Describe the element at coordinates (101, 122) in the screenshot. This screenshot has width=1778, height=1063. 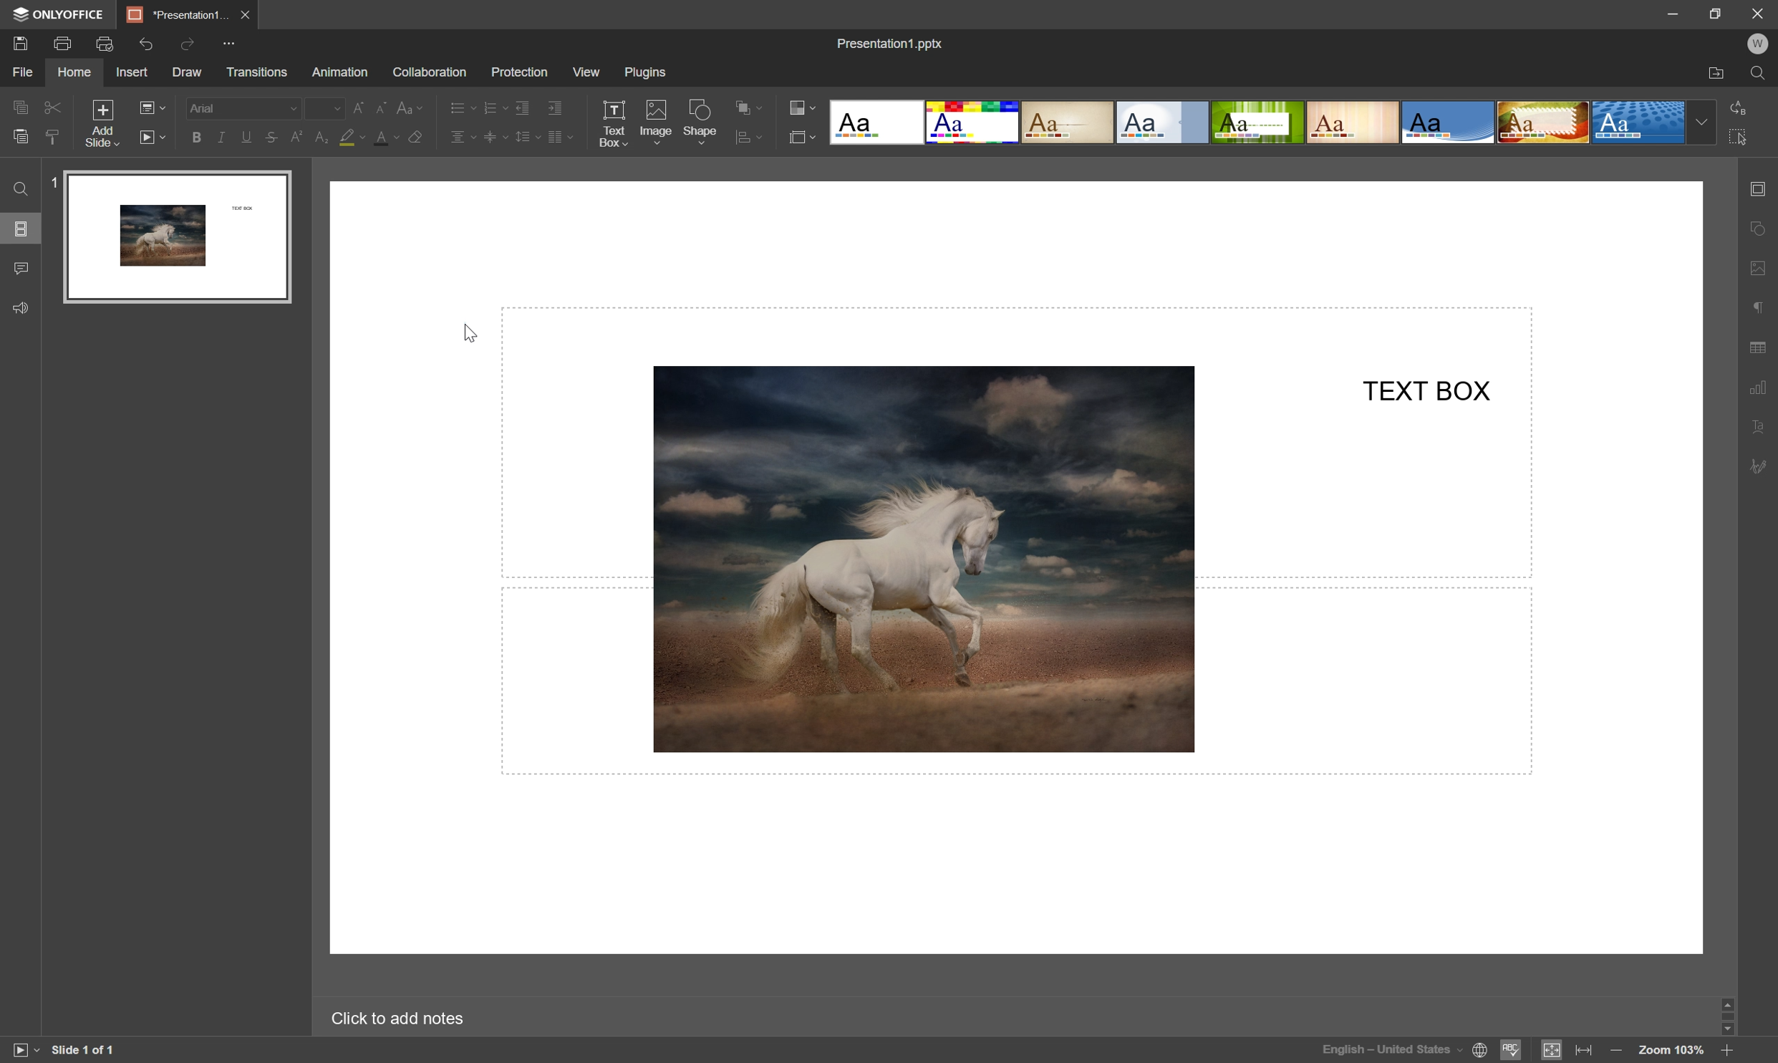
I see `add slide` at that location.